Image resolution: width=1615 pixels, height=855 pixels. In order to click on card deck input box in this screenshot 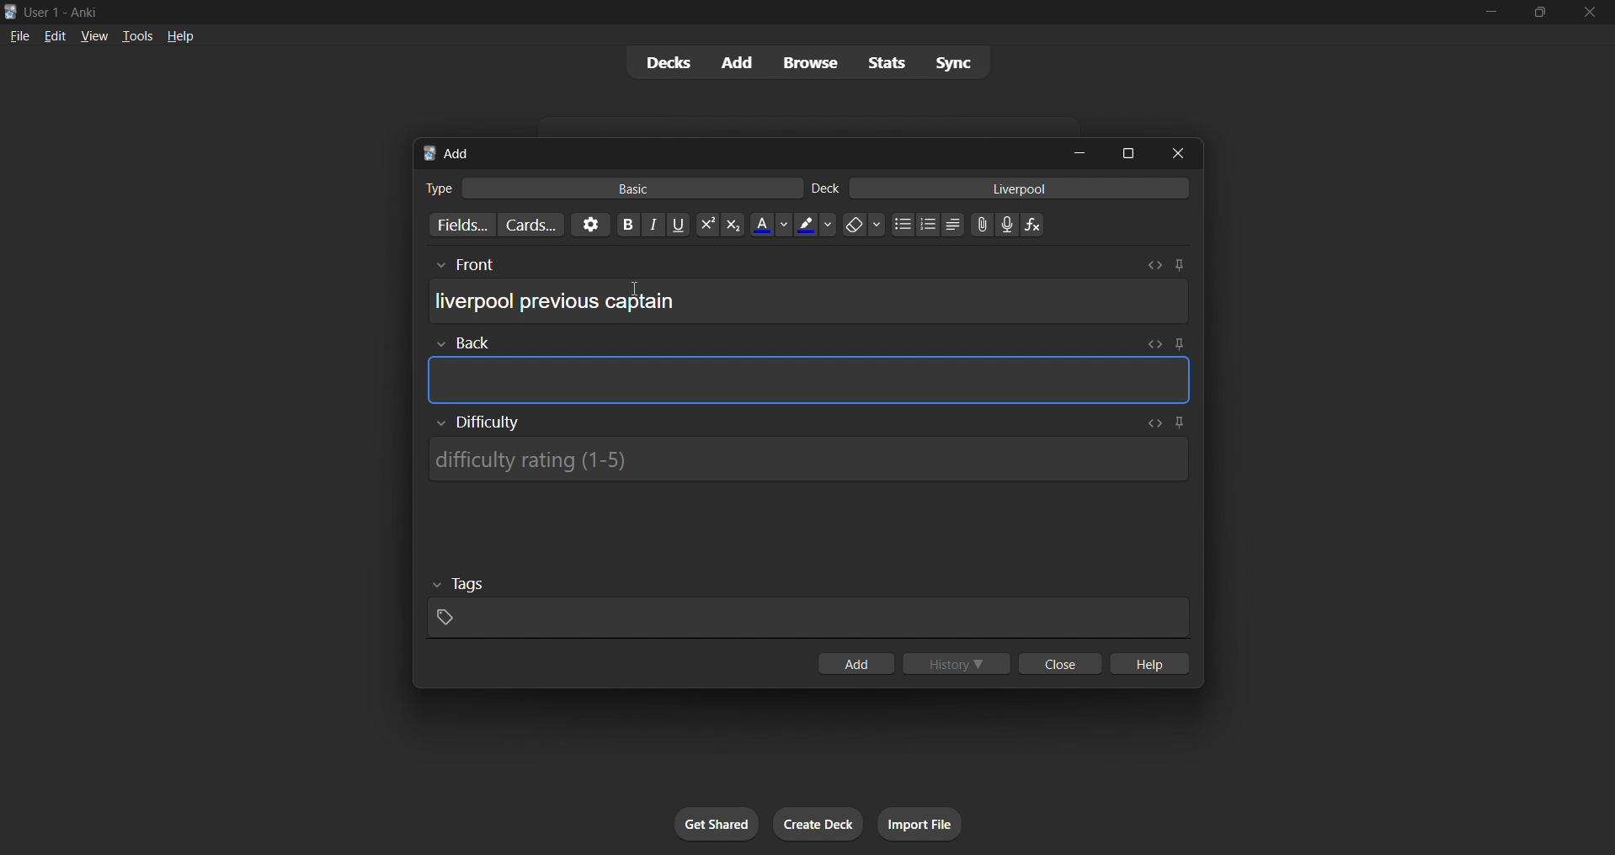, I will do `click(1005, 191)`.